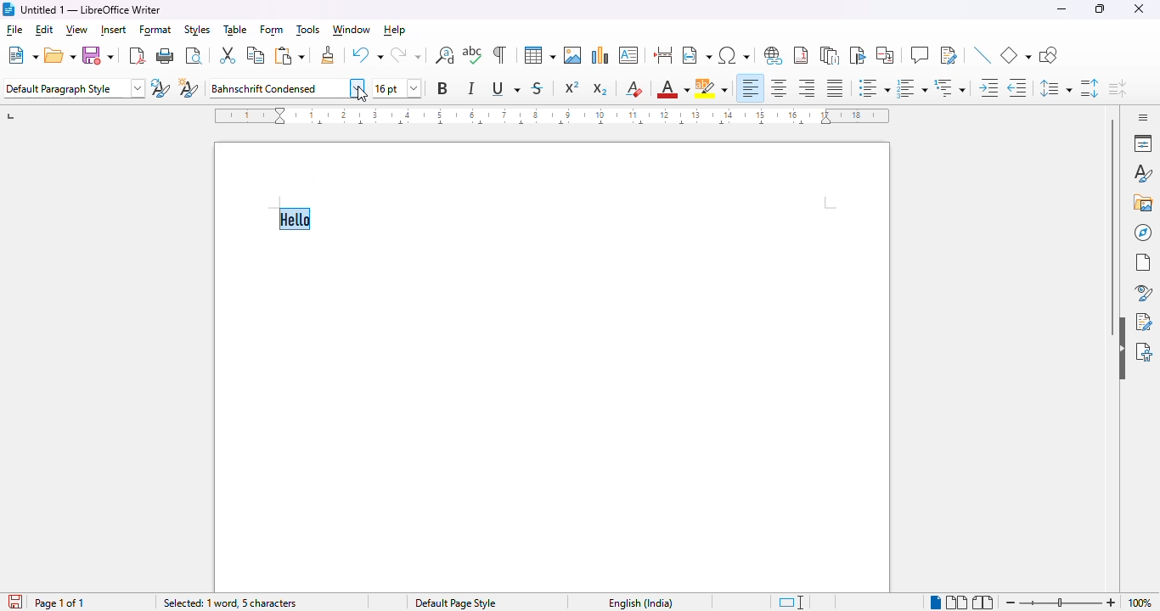  What do you see at coordinates (15, 31) in the screenshot?
I see `file` at bounding box center [15, 31].